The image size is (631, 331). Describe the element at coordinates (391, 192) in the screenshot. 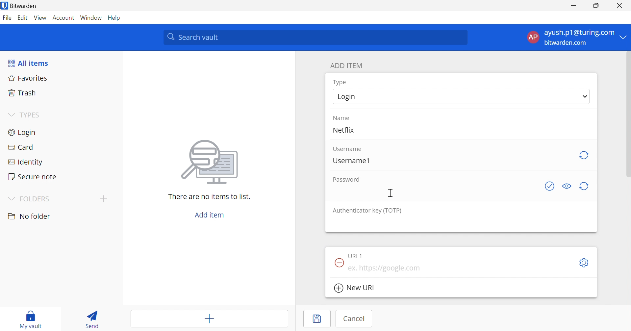

I see `Cursor` at that location.